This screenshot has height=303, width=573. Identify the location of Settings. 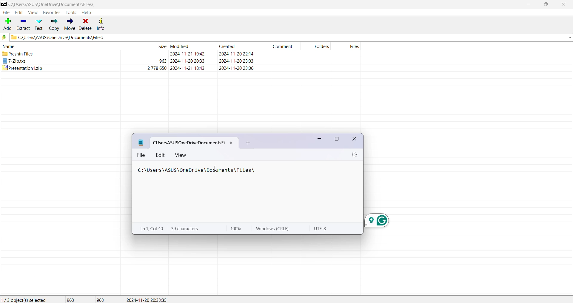
(355, 155).